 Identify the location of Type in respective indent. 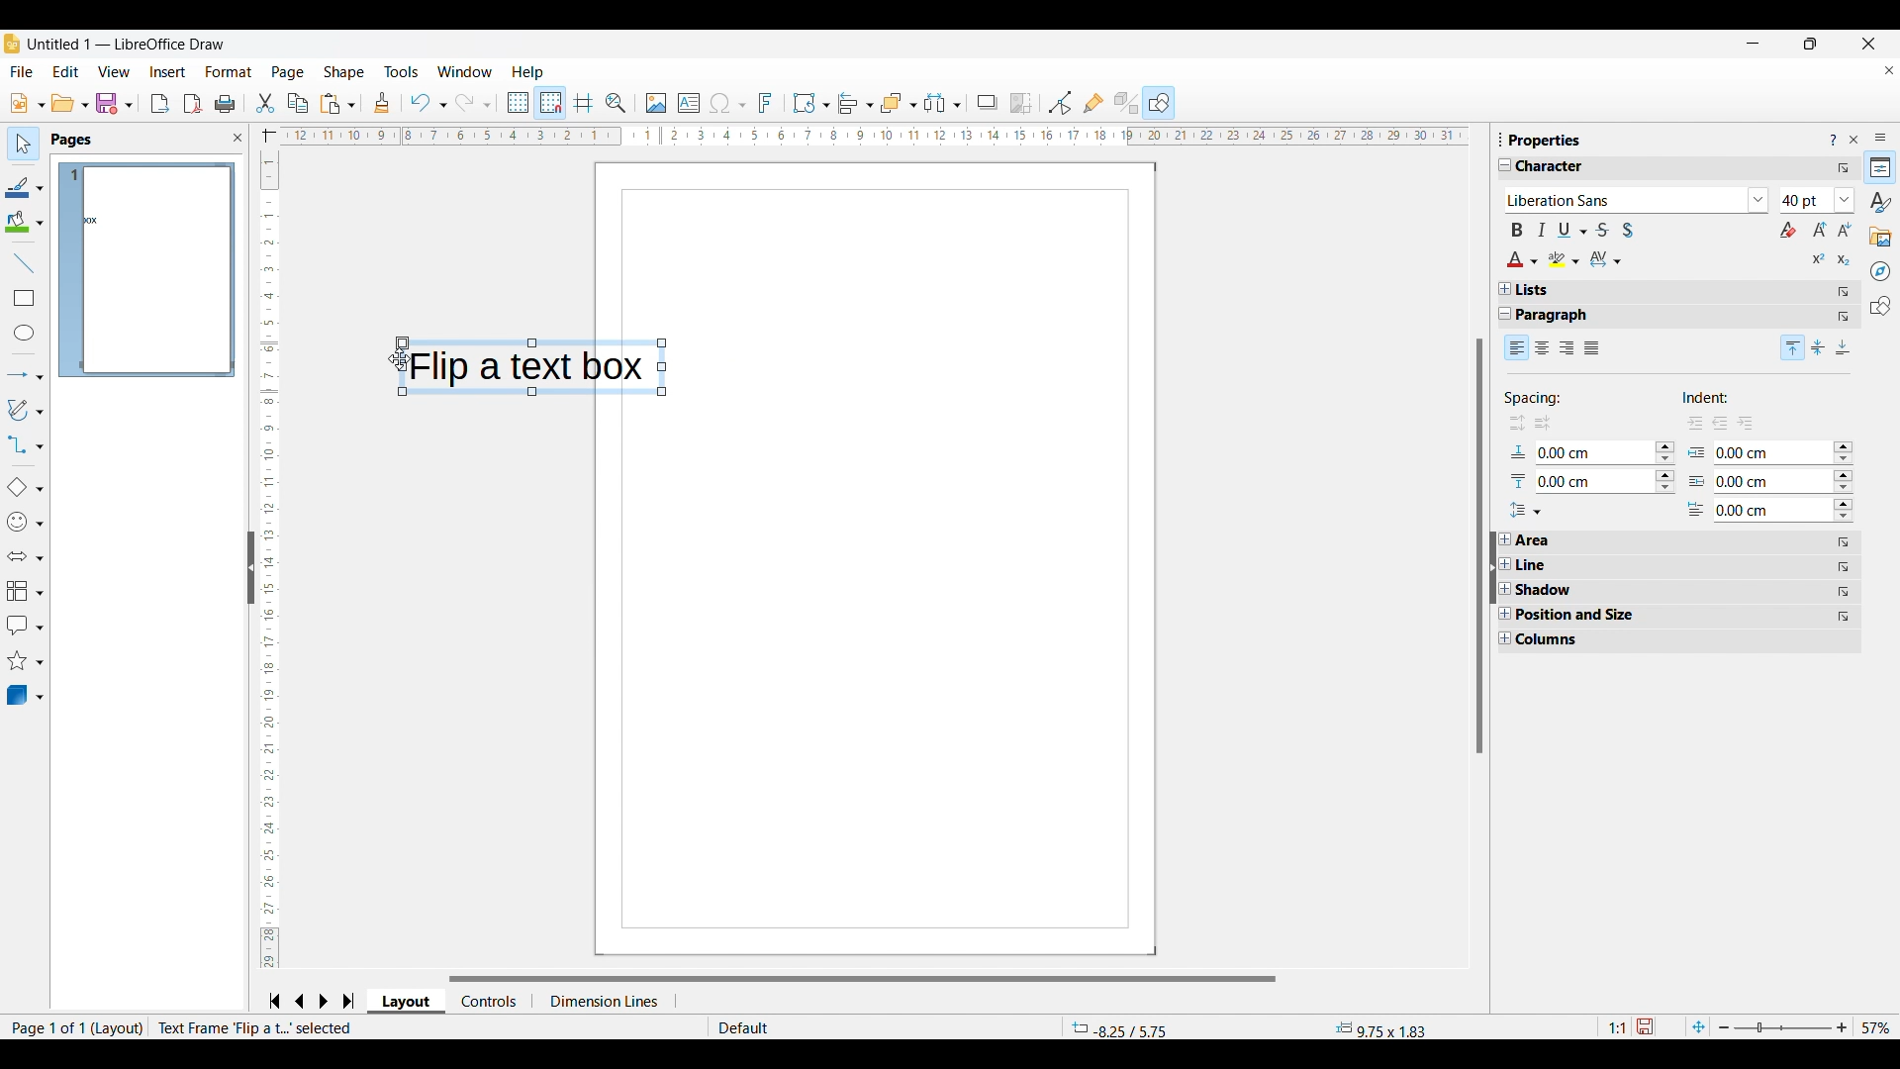
(1764, 509).